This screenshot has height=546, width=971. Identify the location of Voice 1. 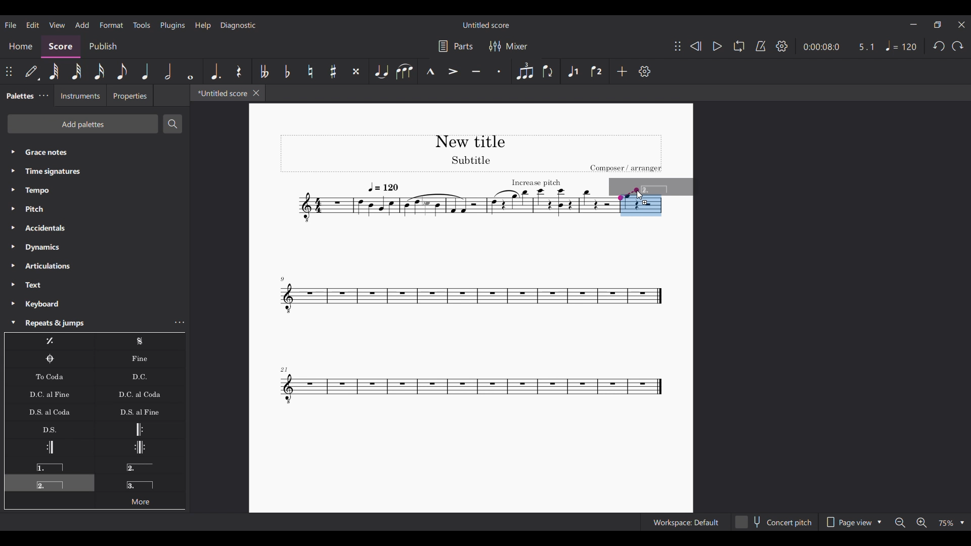
(572, 71).